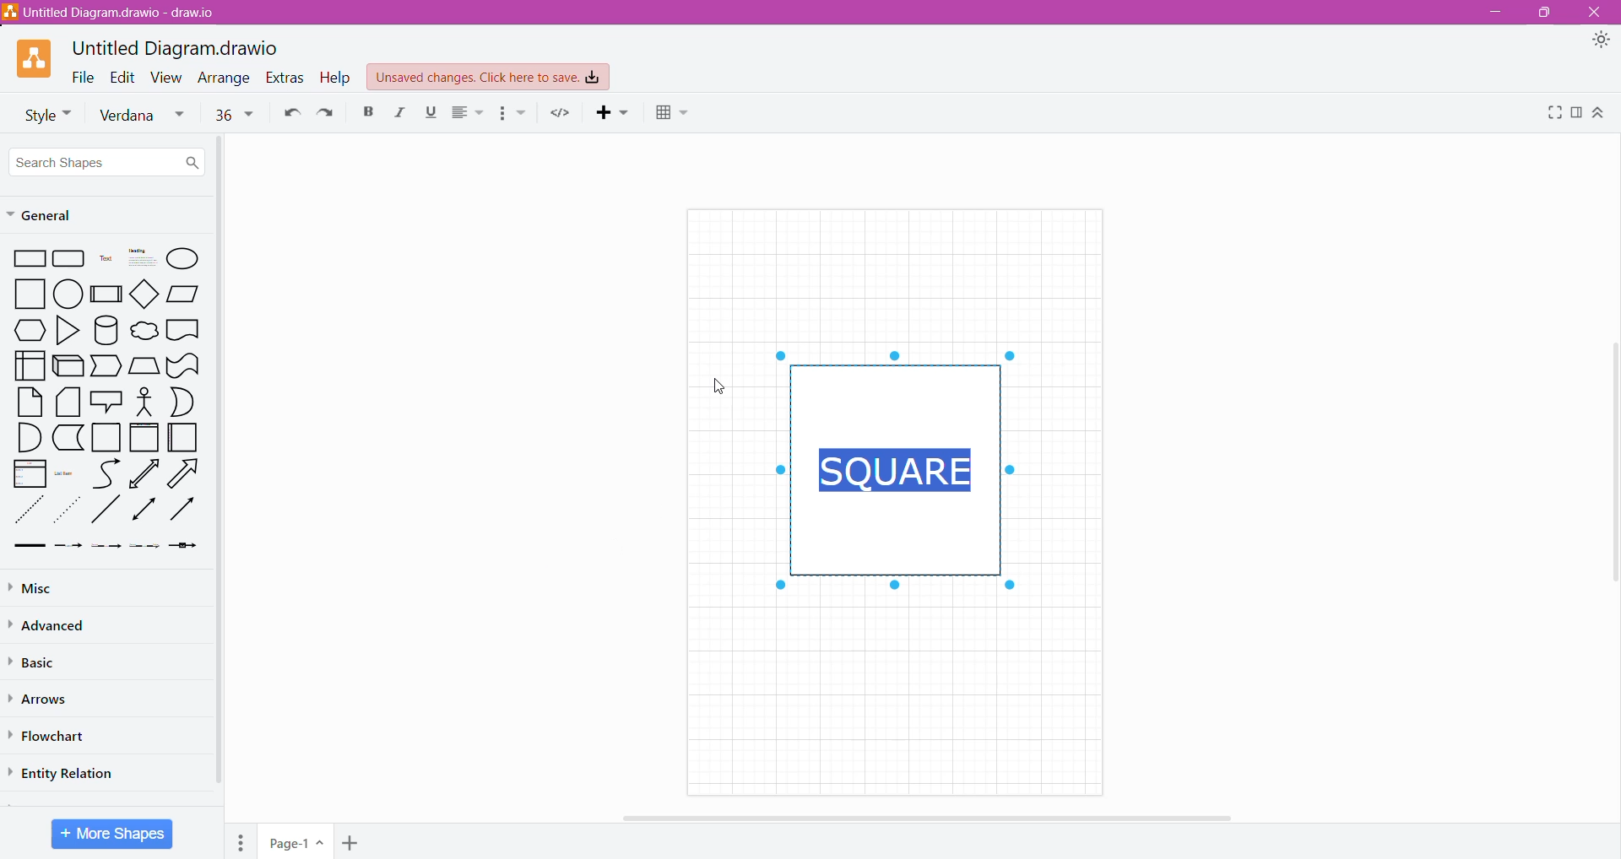  I want to click on Thin Arrow, so click(107, 548).